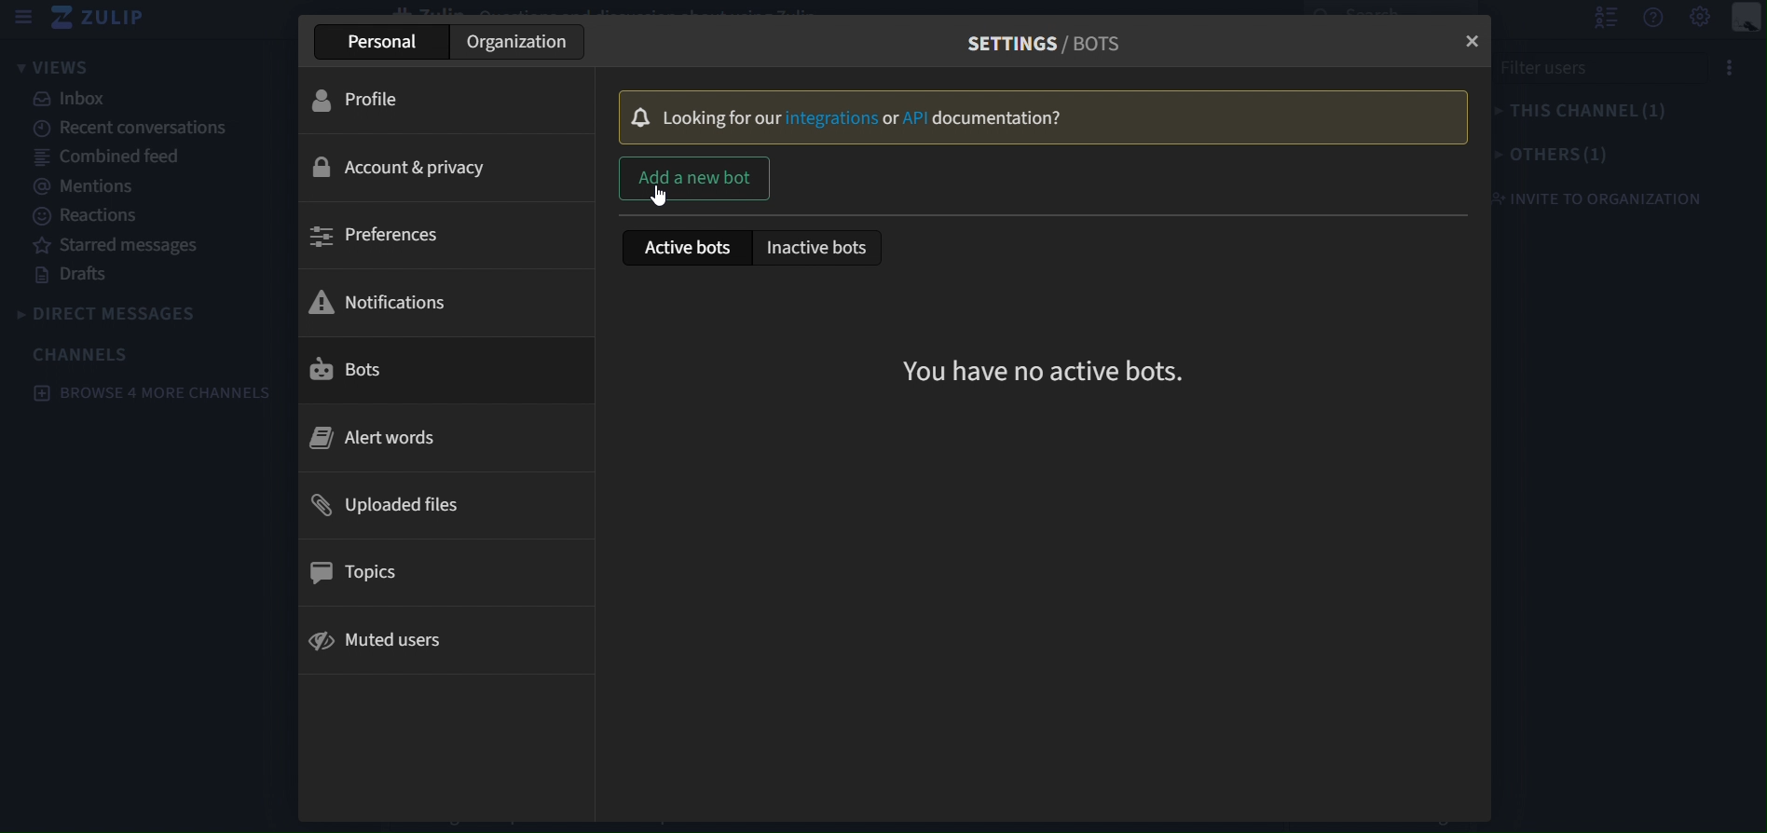 The width and height of the screenshot is (1767, 833). I want to click on muted users, so click(428, 641).